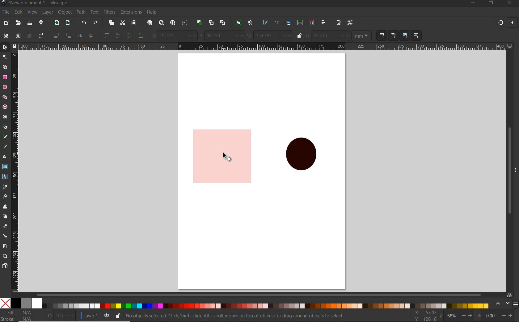 The width and height of the screenshot is (519, 322). Describe the element at coordinates (382, 35) in the screenshot. I see `when scaling objects` at that location.